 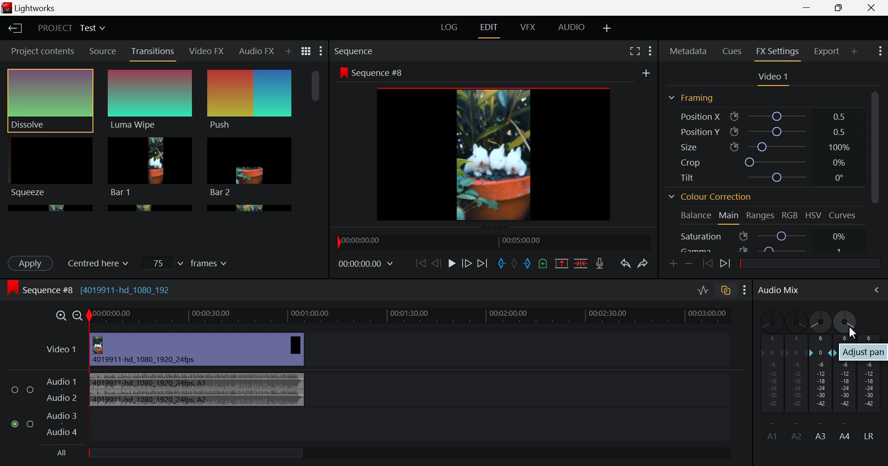 What do you see at coordinates (688, 264) in the screenshot?
I see `Remove keyframe` at bounding box center [688, 264].